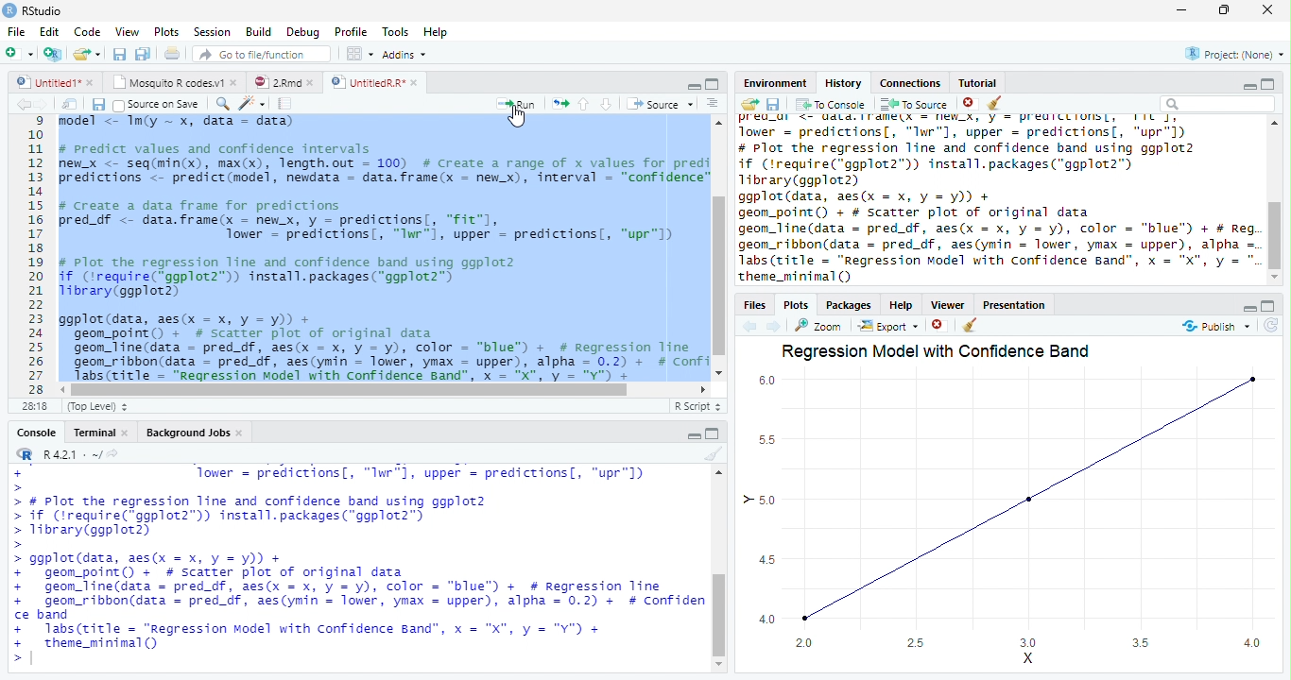 Image resolution: width=1291 pixels, height=680 pixels. Describe the element at coordinates (356, 580) in the screenshot. I see `> # Plot the regression line and confidence band using ggplot2

> if (trequire("ggplot2")) install. packages("ggplot2")

> library(ggplot2)

>

> ggplot(data, aes(x = x, y = y)) +

+ geom_point() + # scatter plot of original data

+ geom_line(data = pred_df, aes(x = x, y = y), color = "blue") + # Regression line
+ geon_ribbon(data = pred_df, aes(ymin = lower, ynax = upper), alpha = 0.2) + # Confide
ce band

+ labs(title = "Regression vodel with confidence Band”, x = "X", y = "¥") +

+  theme_minimal()

>` at that location.